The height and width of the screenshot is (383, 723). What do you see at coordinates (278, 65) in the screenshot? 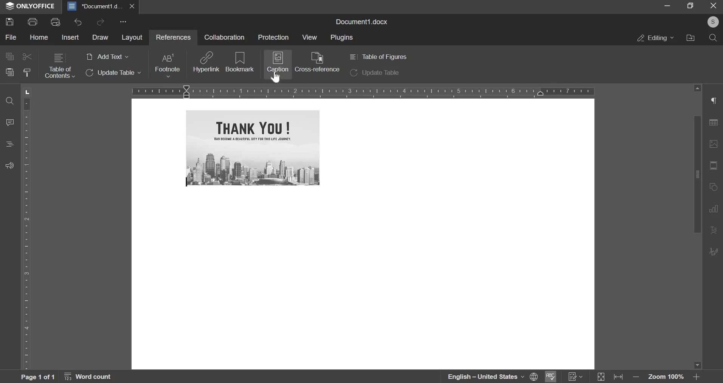
I see `caption` at bounding box center [278, 65].